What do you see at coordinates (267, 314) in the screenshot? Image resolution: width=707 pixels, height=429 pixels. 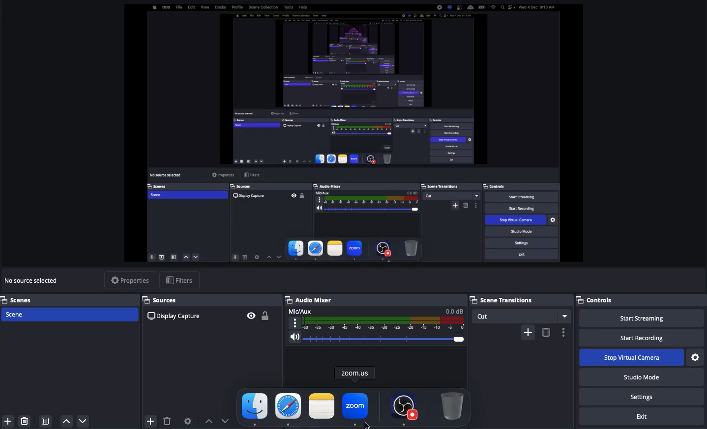 I see `Unlock` at bounding box center [267, 314].